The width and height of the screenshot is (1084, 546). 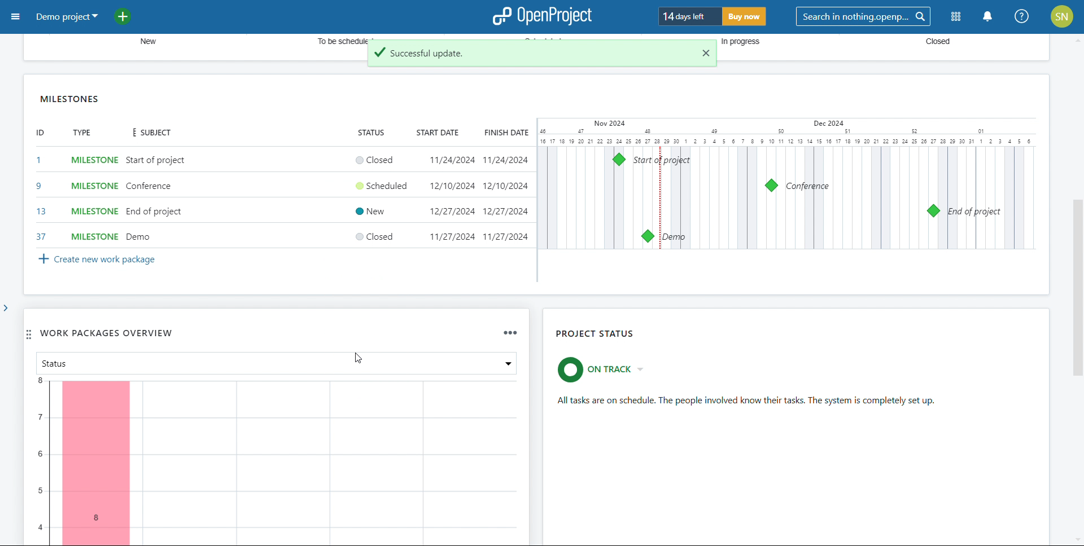 I want to click on add project, so click(x=129, y=16).